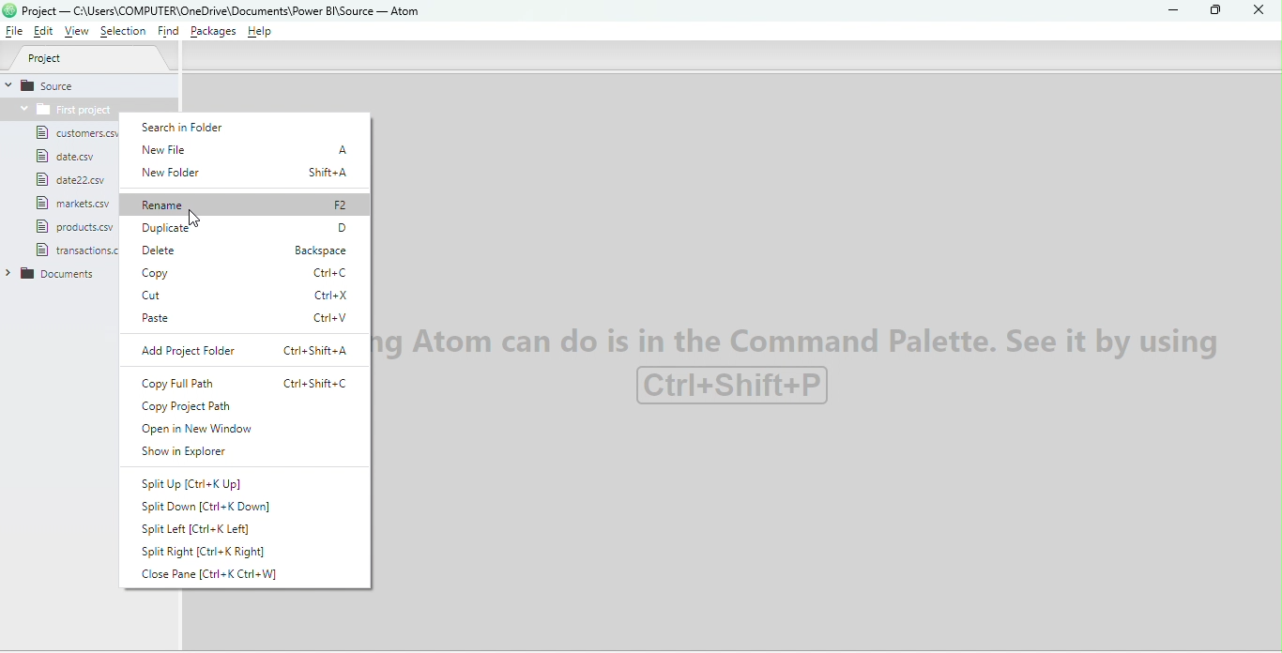 This screenshot has width=1282, height=653. Describe the element at coordinates (46, 33) in the screenshot. I see `Edit` at that location.